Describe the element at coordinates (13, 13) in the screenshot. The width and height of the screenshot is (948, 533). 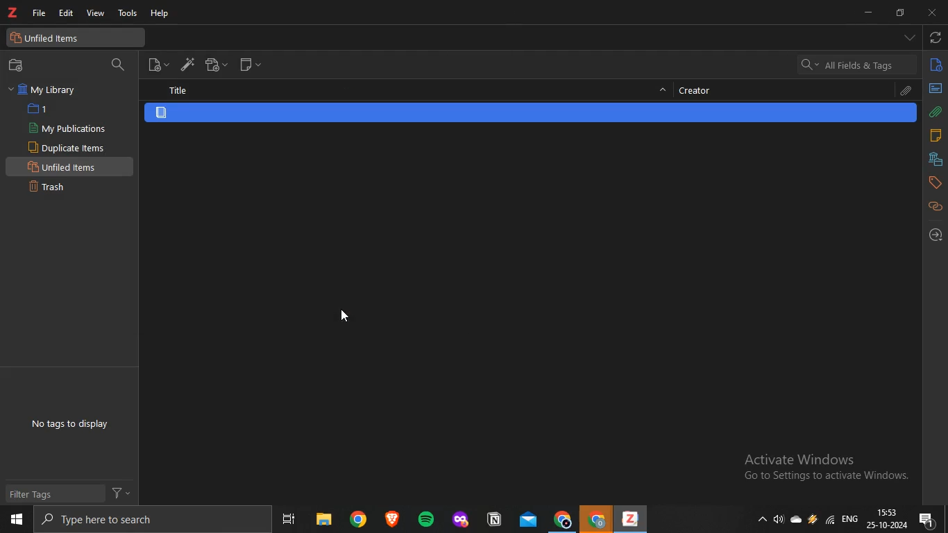
I see `zotero` at that location.